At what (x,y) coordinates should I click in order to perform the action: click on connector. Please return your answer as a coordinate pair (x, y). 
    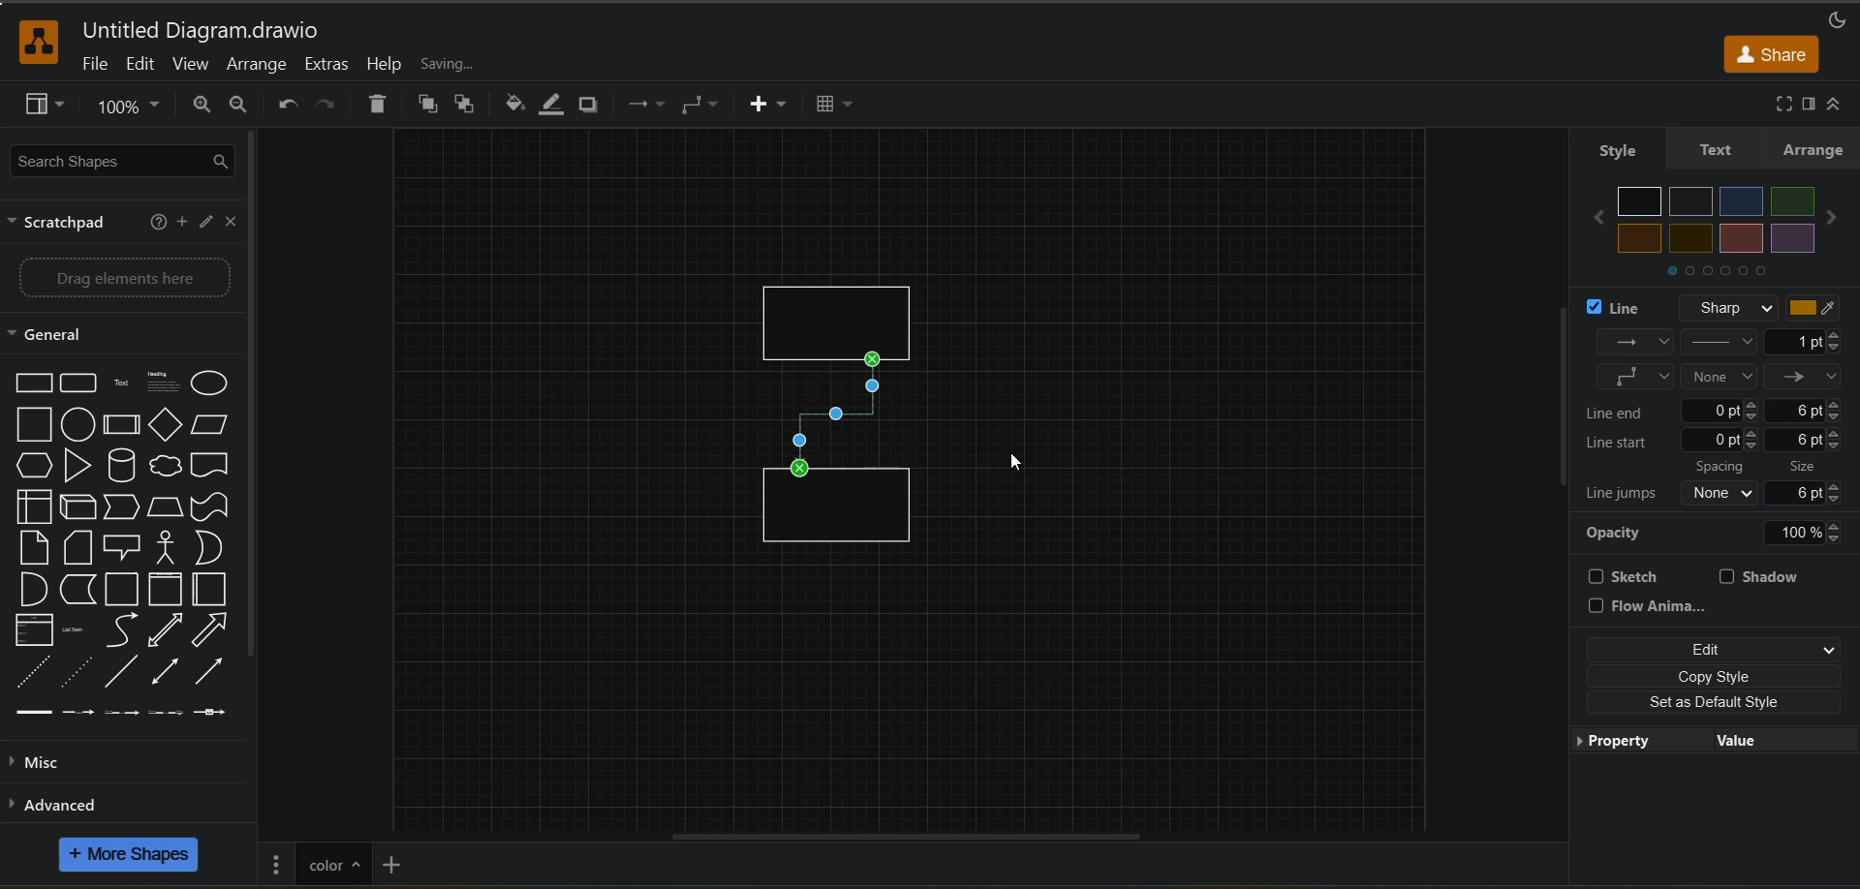
    Looking at the image, I should click on (838, 414).